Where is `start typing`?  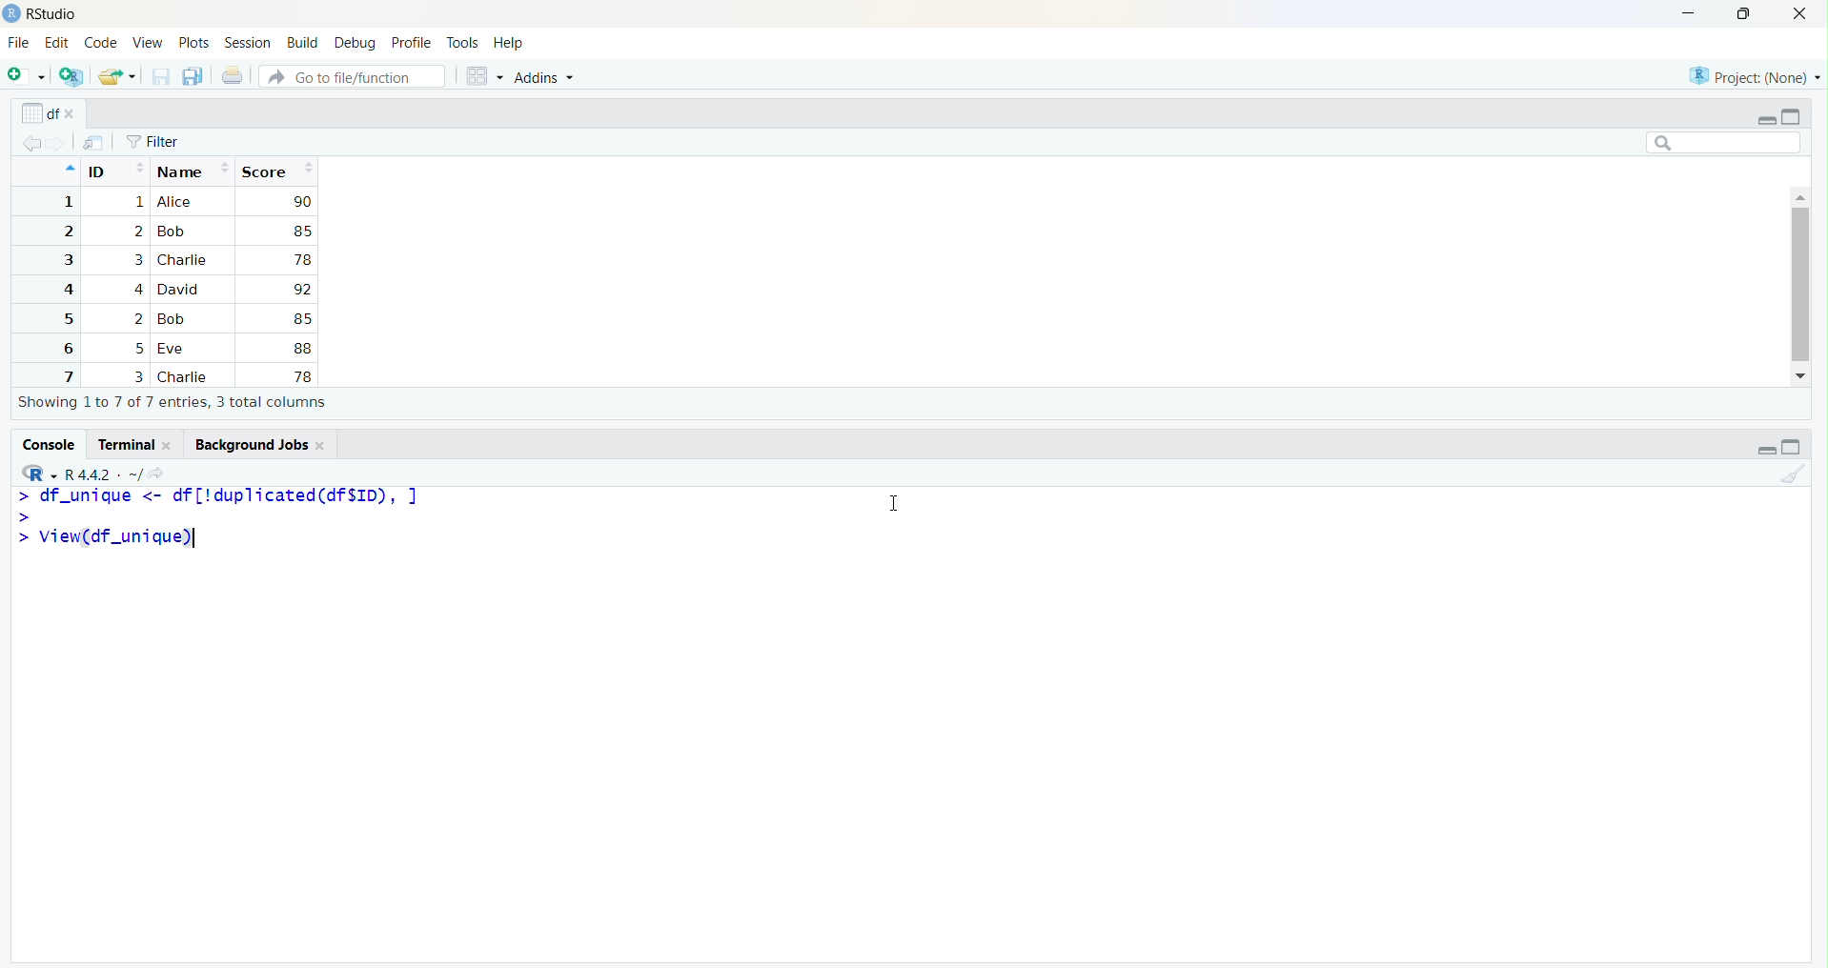
start typing is located at coordinates (21, 515).